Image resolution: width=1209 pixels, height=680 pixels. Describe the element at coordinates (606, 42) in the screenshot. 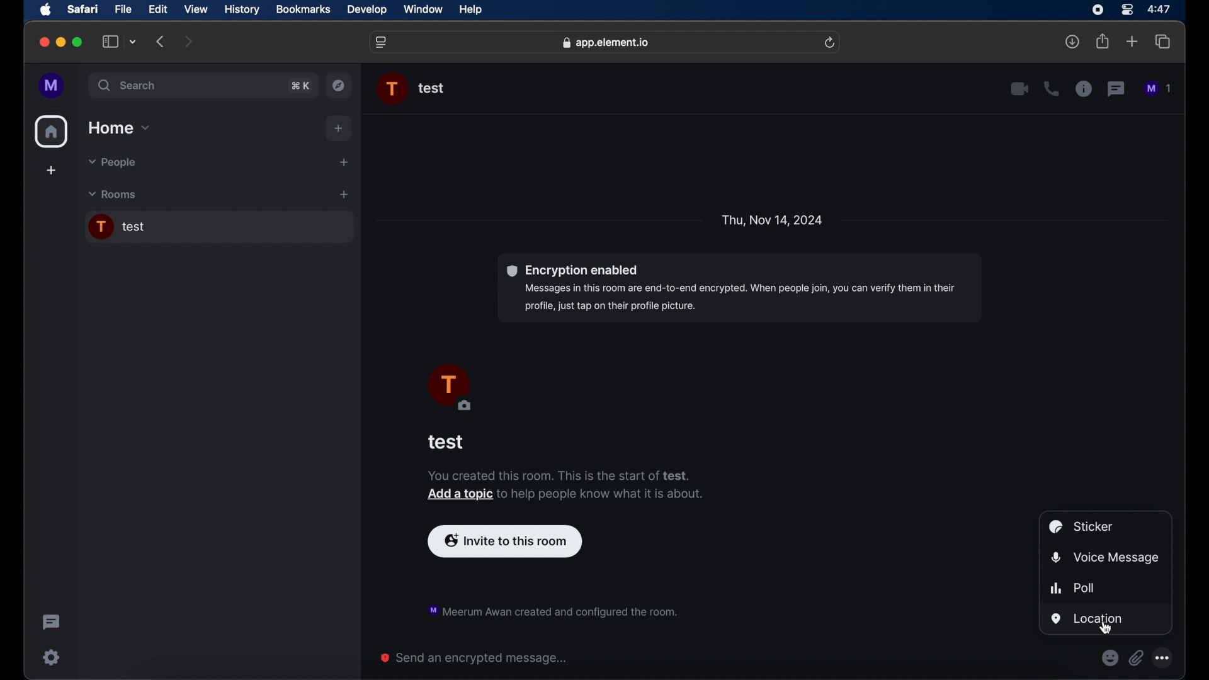

I see `web address` at that location.